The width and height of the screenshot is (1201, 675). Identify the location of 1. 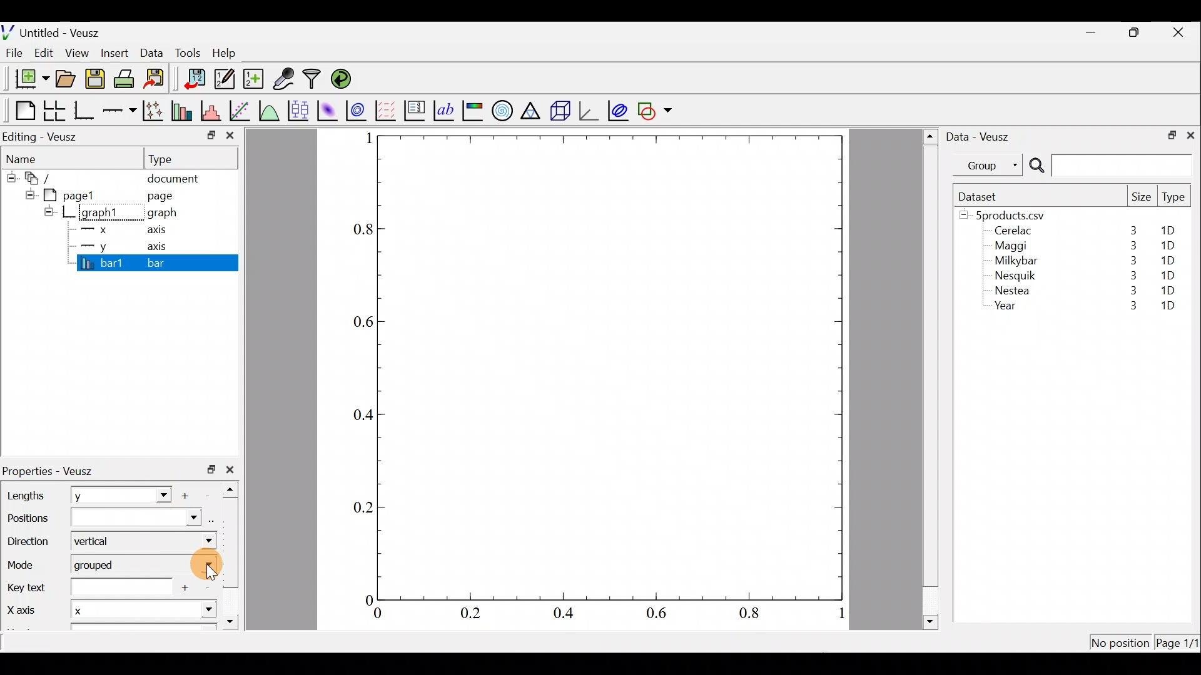
(368, 137).